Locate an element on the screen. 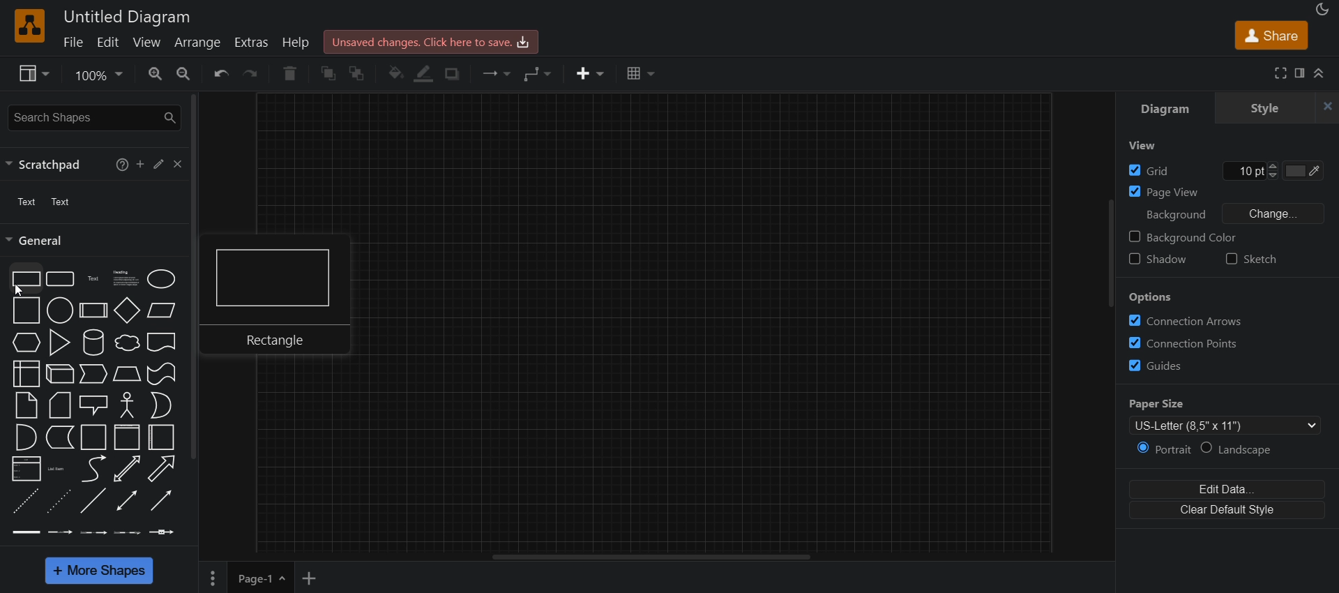 This screenshot has width=1339, height=593. current grid is located at coordinates (1246, 170).